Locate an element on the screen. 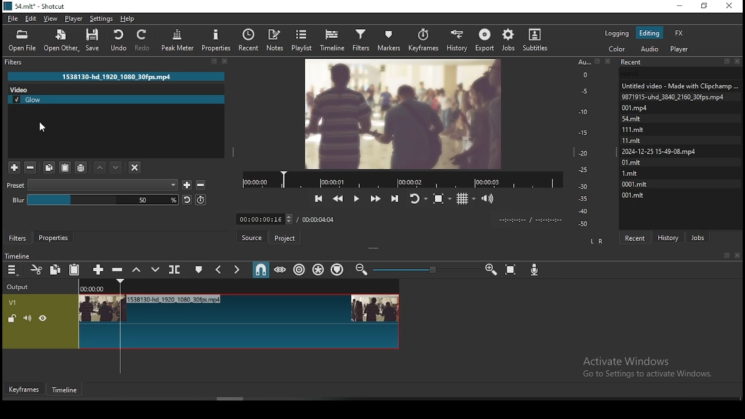 This screenshot has width=745, height=419. edit is located at coordinates (31, 19).